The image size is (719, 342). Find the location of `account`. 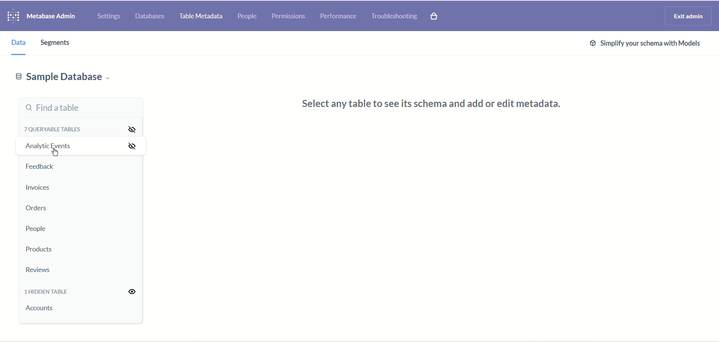

account is located at coordinates (42, 308).